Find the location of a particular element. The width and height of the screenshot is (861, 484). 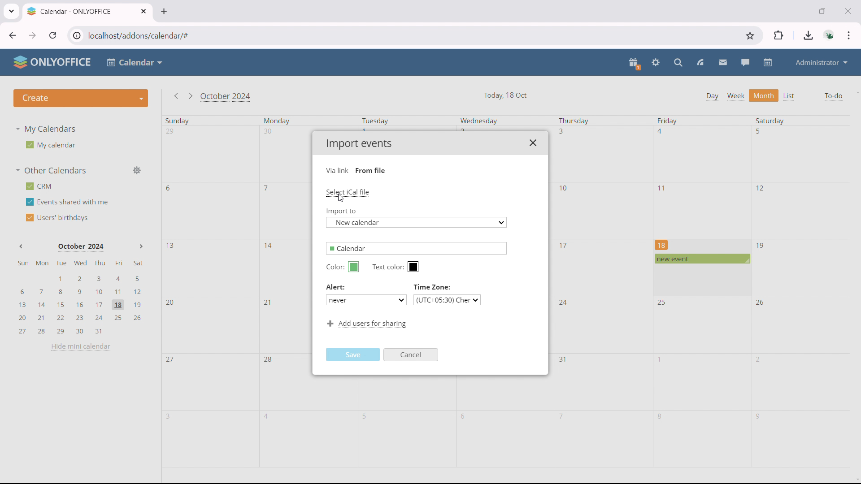

19 is located at coordinates (761, 246).